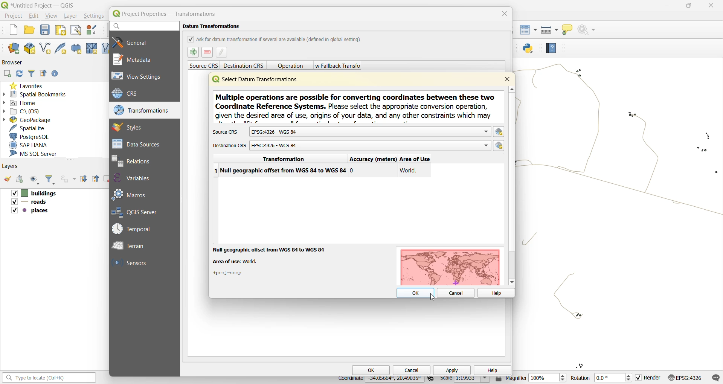  Describe the element at coordinates (135, 229) in the screenshot. I see `temporal` at that location.